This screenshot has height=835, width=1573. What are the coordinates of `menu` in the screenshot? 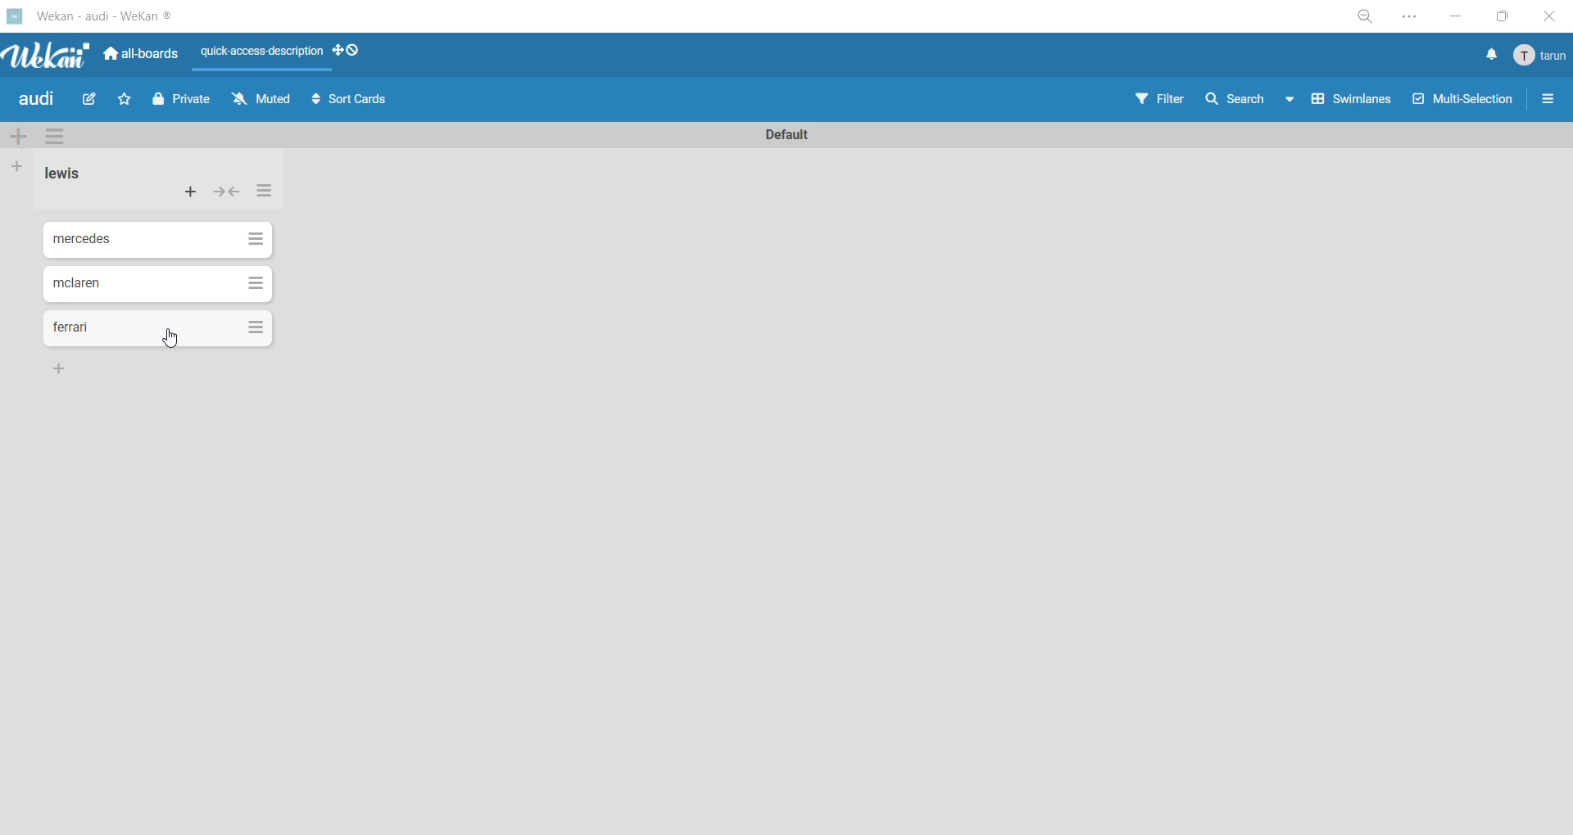 It's located at (1540, 57).